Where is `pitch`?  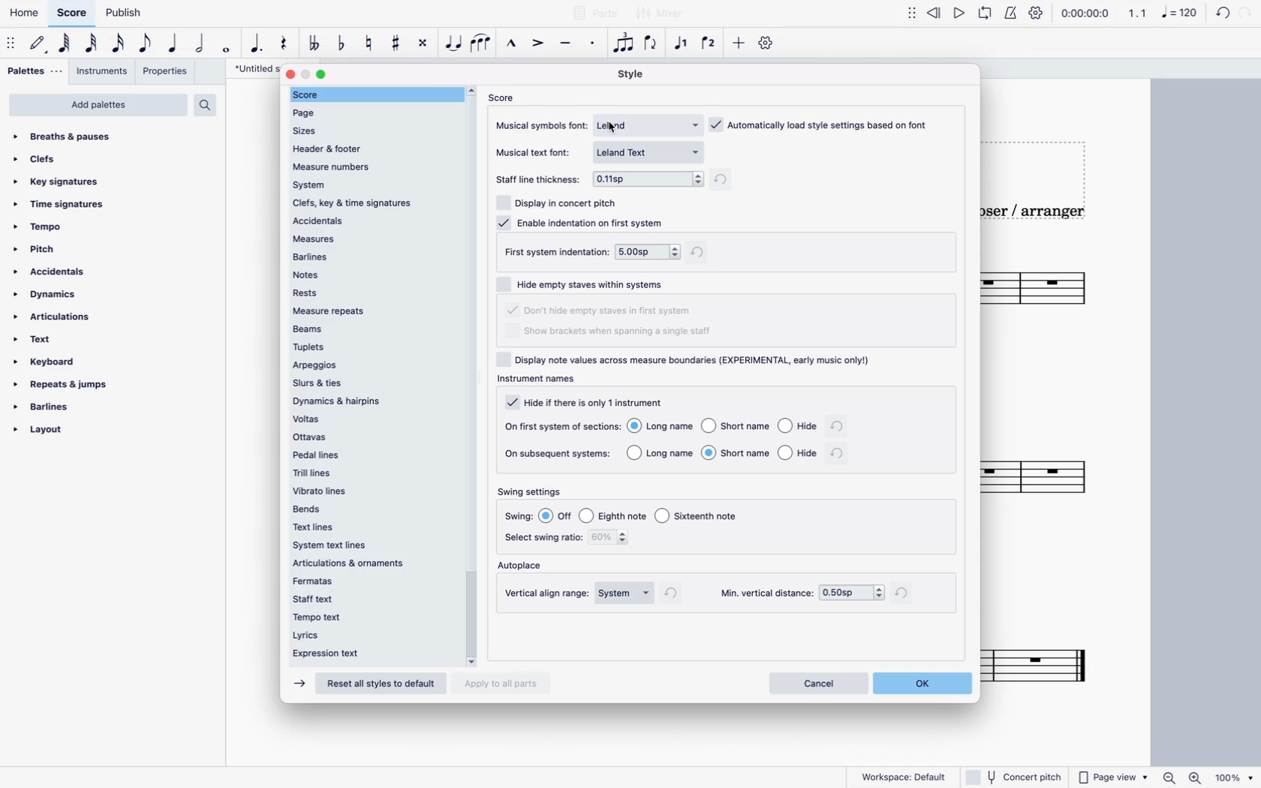 pitch is located at coordinates (53, 251).